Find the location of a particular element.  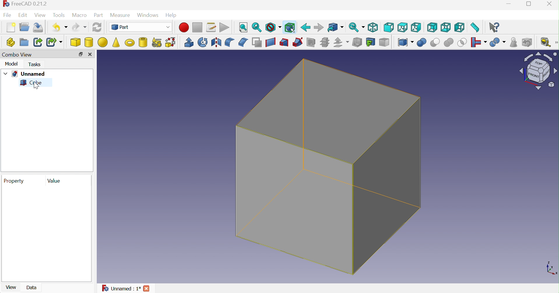

Close is located at coordinates (148, 289).